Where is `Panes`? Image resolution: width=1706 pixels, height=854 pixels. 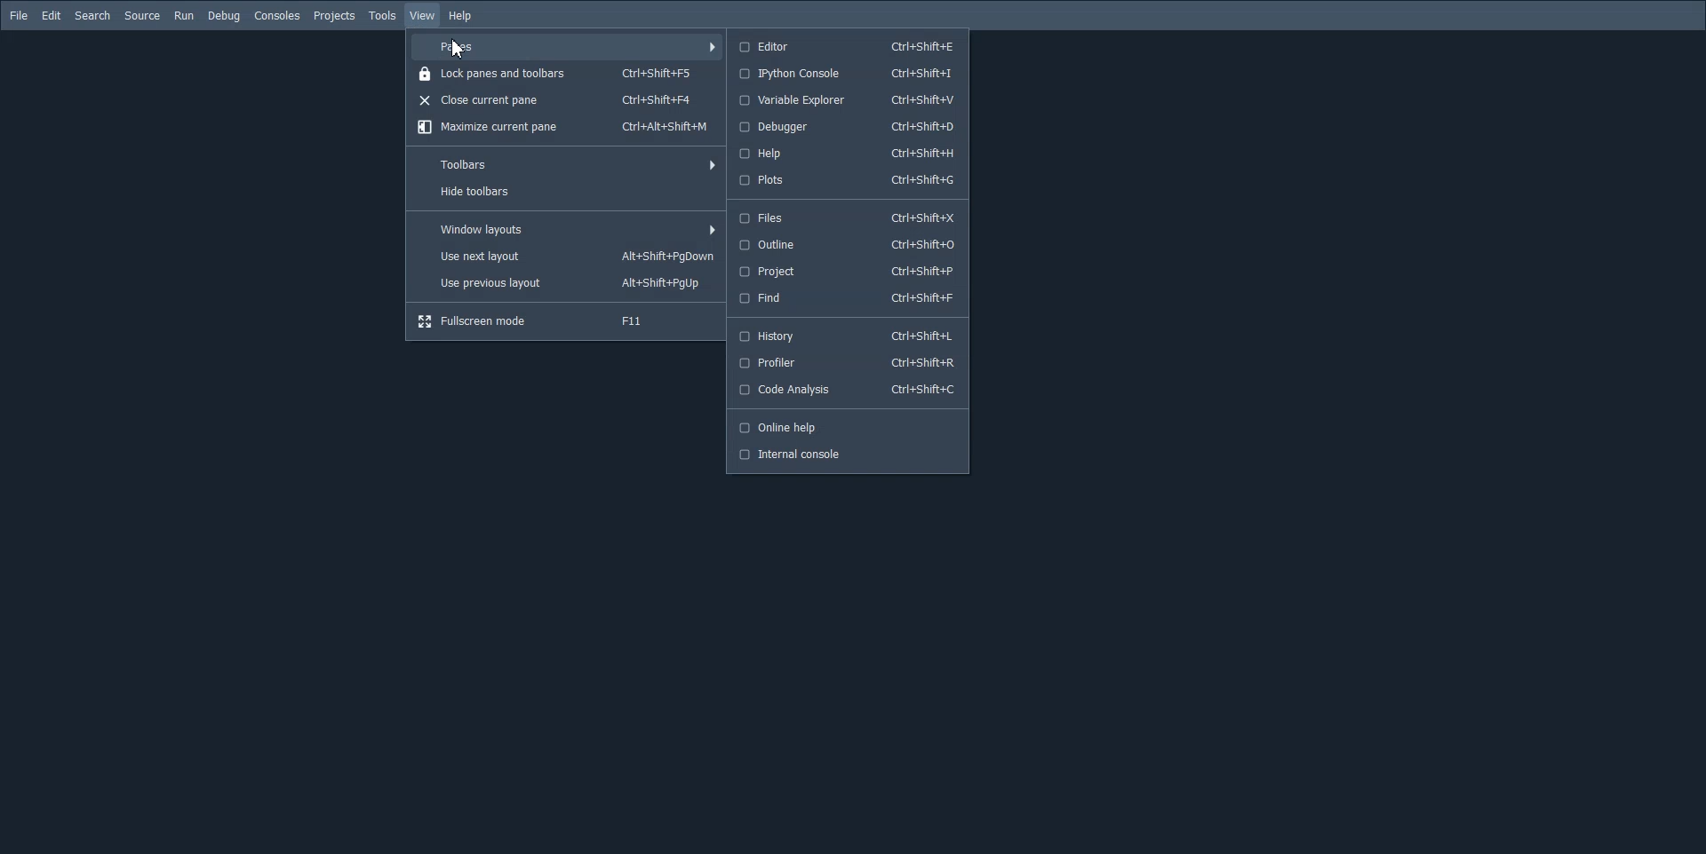 Panes is located at coordinates (565, 47).